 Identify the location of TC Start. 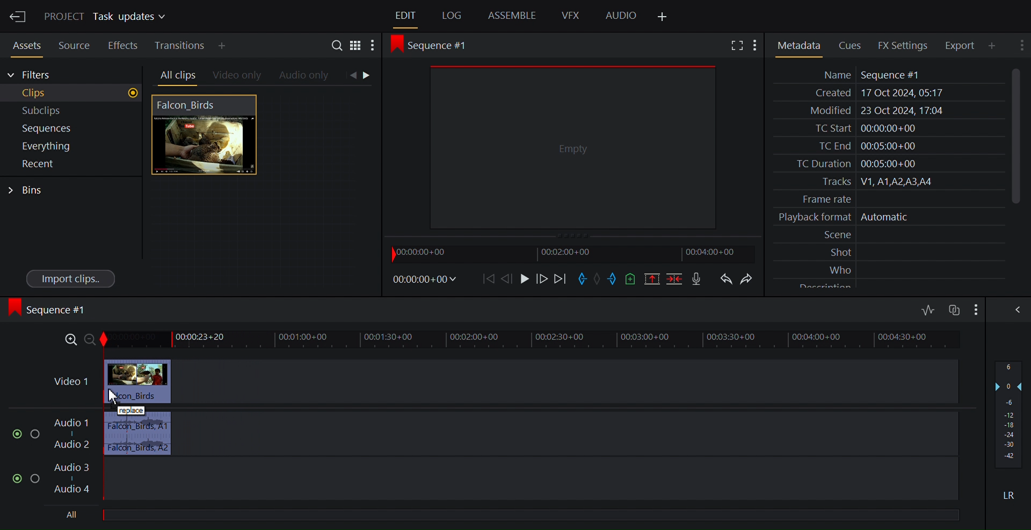
(887, 128).